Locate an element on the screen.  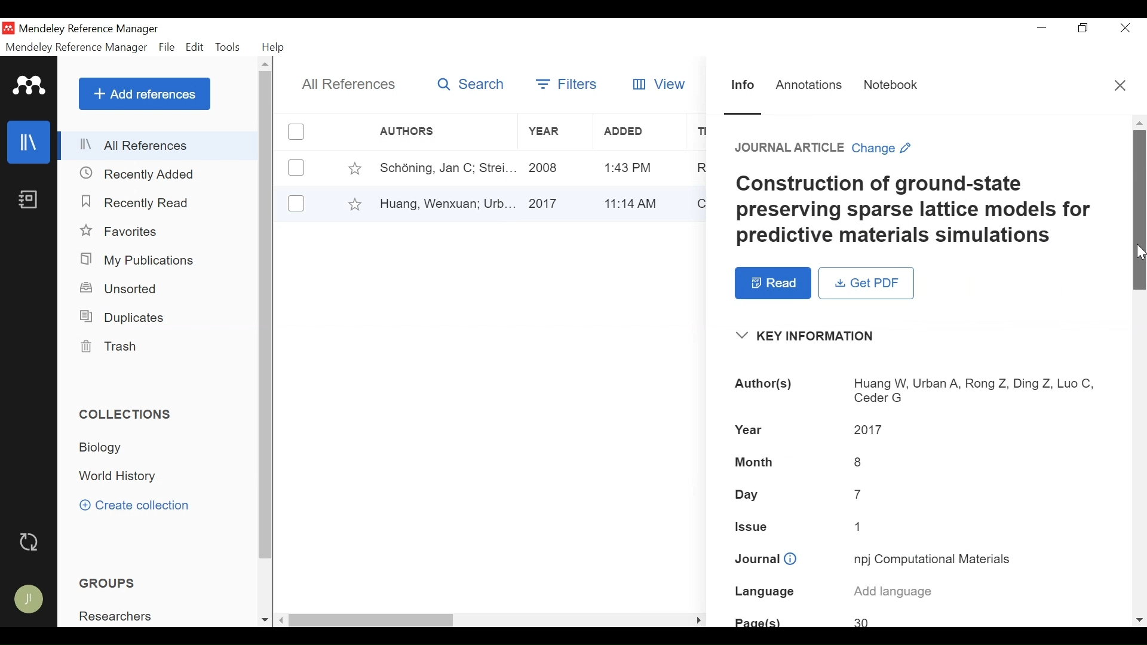
Day is located at coordinates (919, 494).